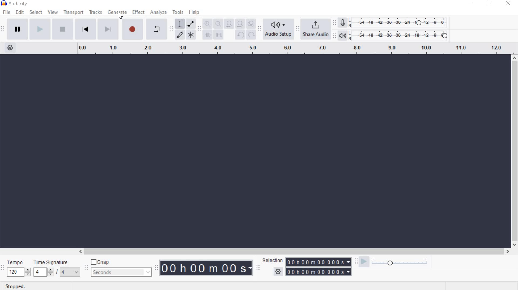 Image resolution: width=518 pixels, height=290 pixels. I want to click on file, so click(6, 12).